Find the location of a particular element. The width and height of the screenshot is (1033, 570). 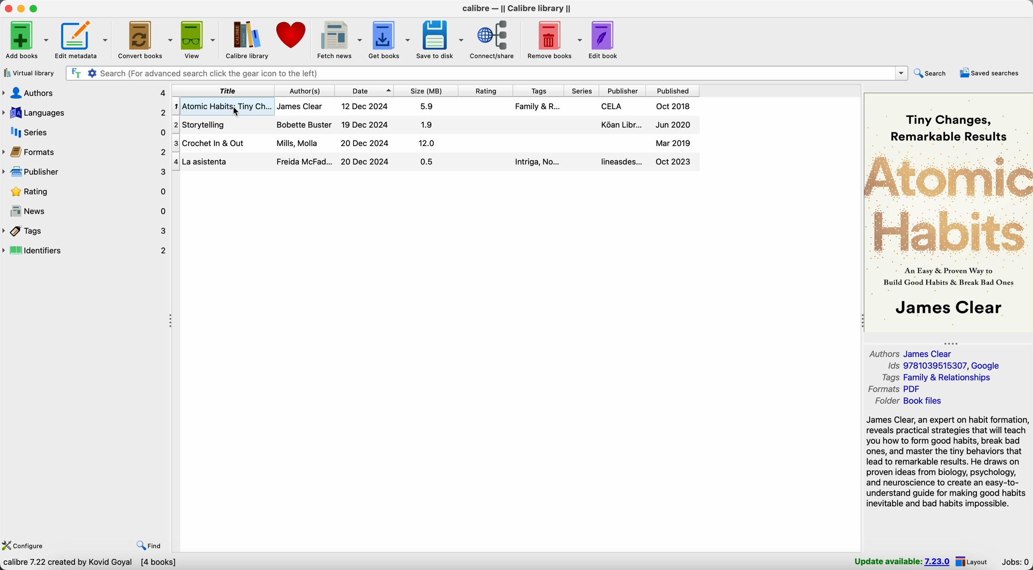

layout is located at coordinates (977, 562).